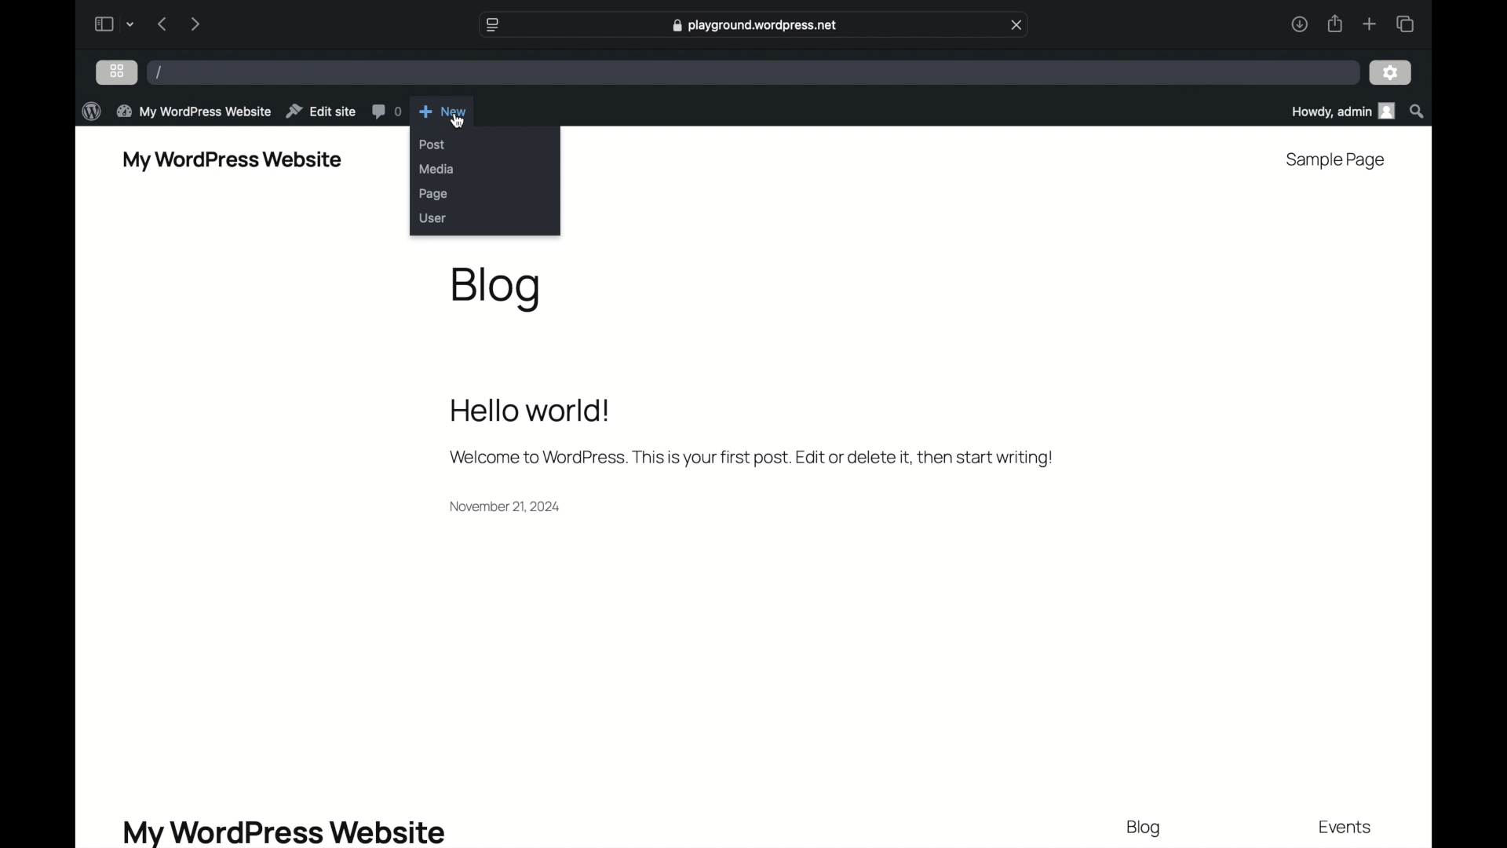 This screenshot has width=1507, height=848. What do you see at coordinates (232, 161) in the screenshot?
I see `my wordpress website` at bounding box center [232, 161].